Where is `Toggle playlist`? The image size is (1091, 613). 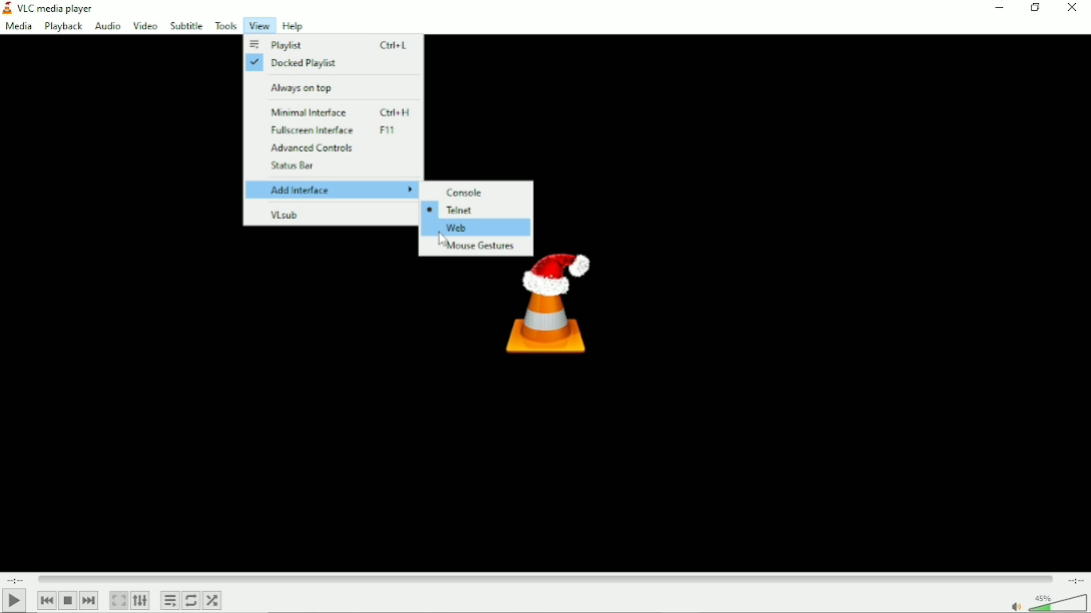
Toggle playlist is located at coordinates (169, 601).